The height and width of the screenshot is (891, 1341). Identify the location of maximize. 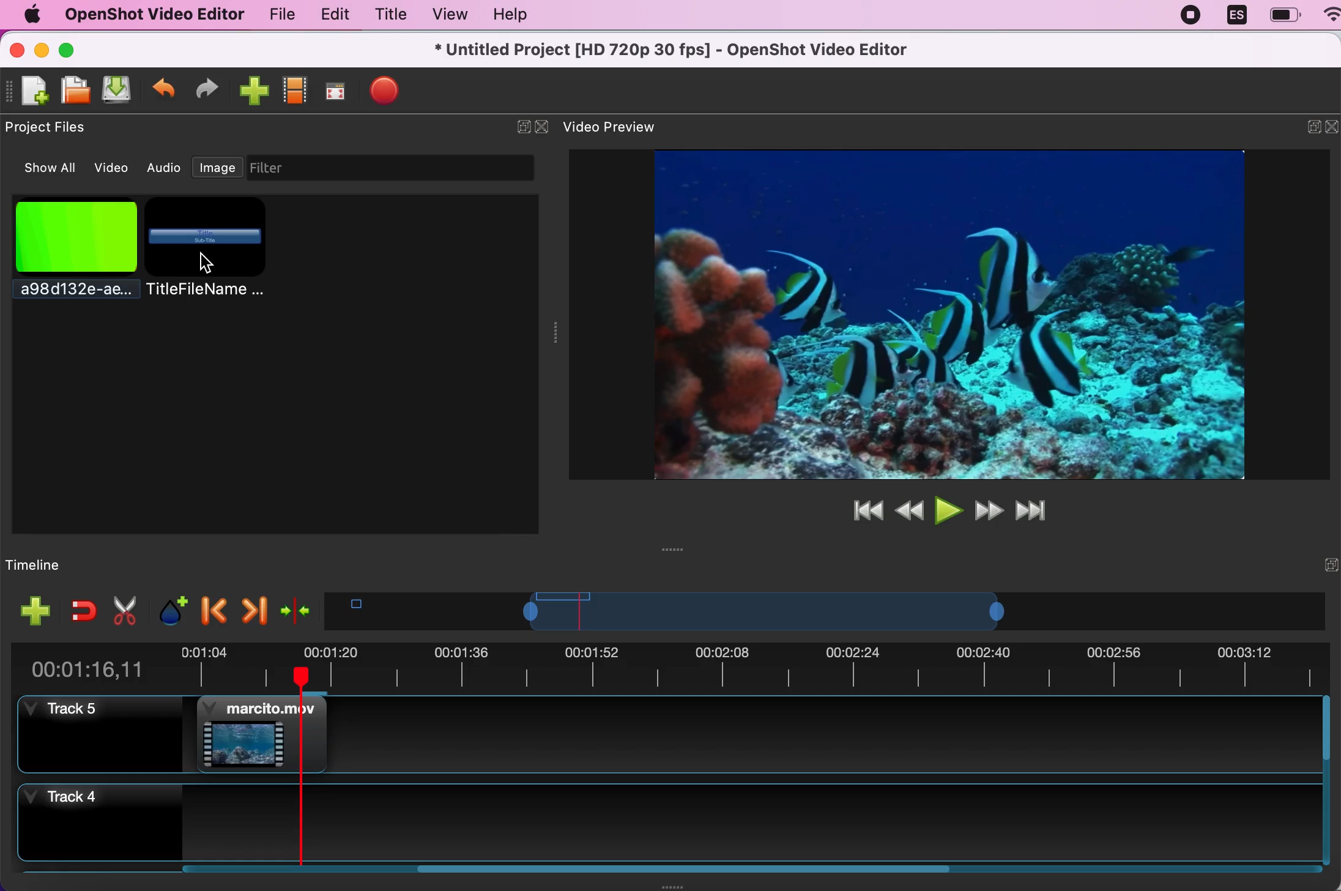
(82, 48).